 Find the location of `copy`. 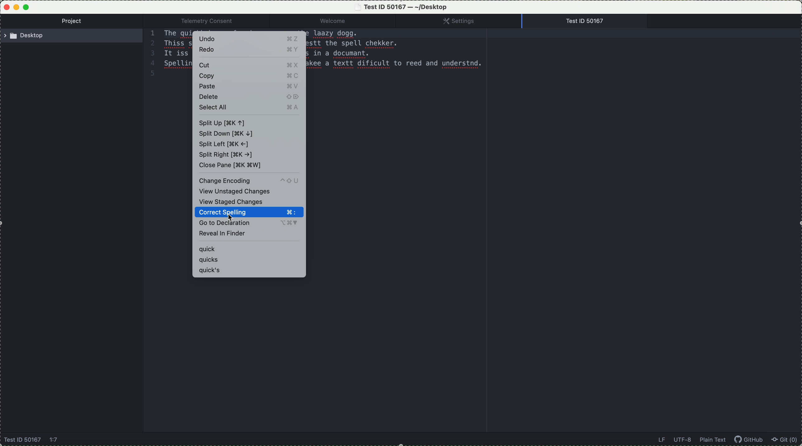

copy is located at coordinates (250, 76).